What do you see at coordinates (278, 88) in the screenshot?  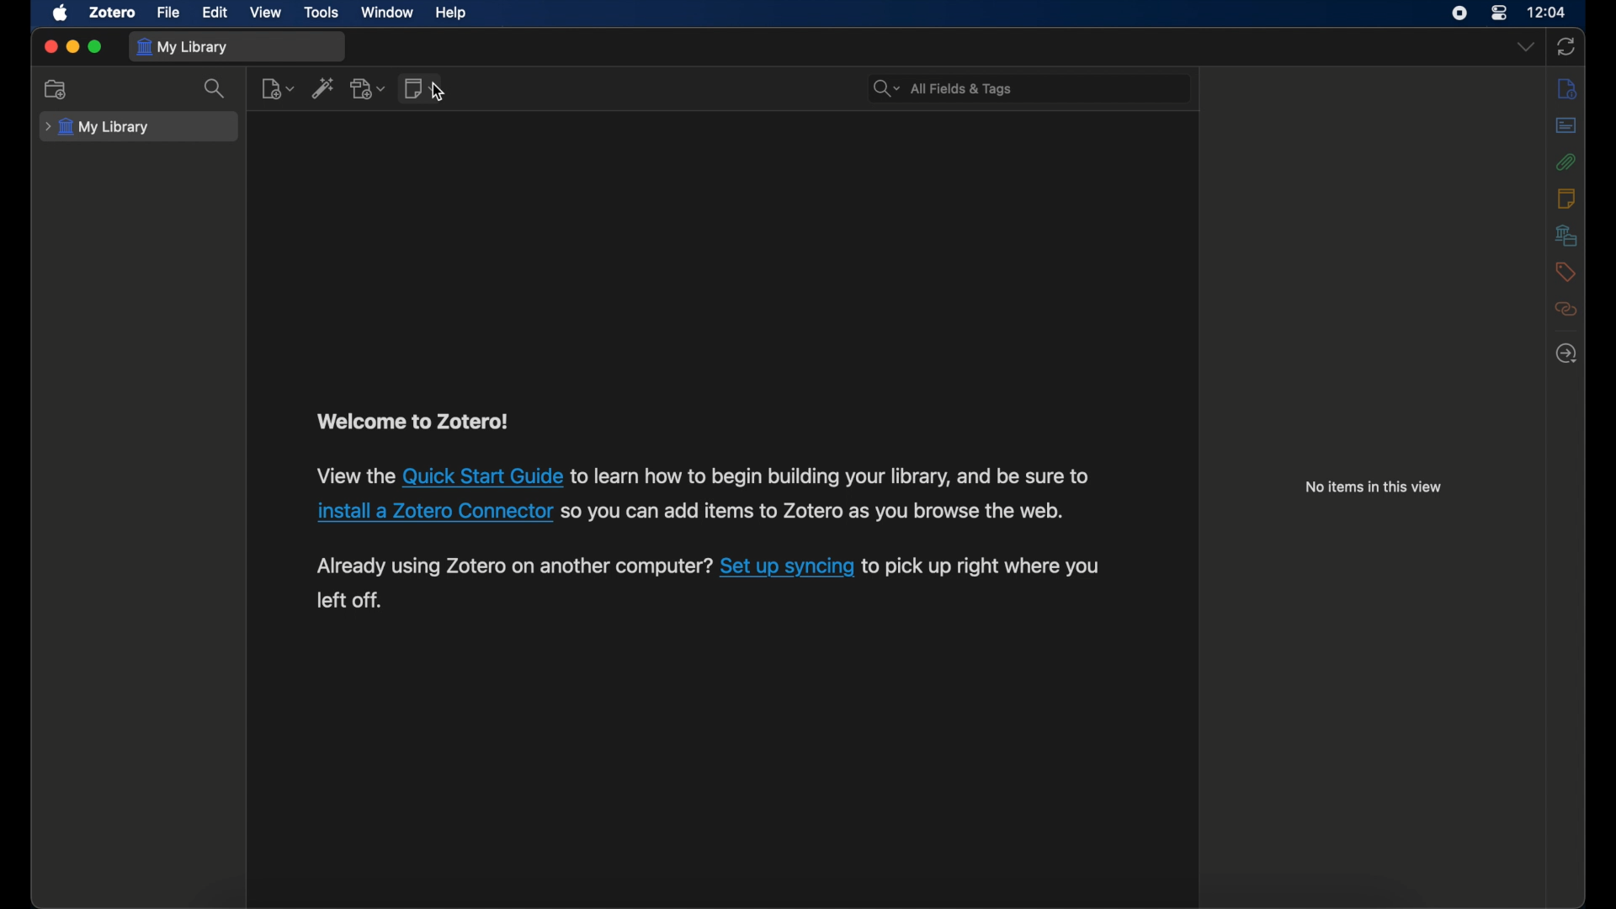 I see `new item` at bounding box center [278, 88].